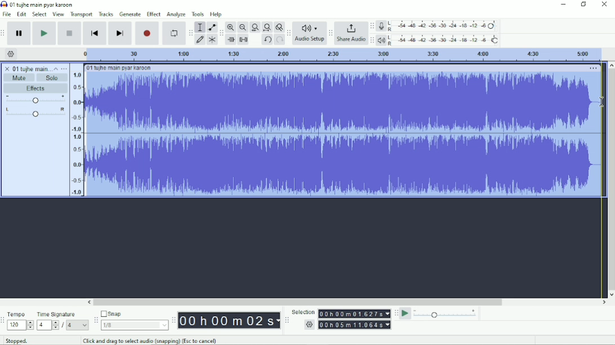 This screenshot has height=345, width=615. What do you see at coordinates (17, 314) in the screenshot?
I see `Tempo` at bounding box center [17, 314].